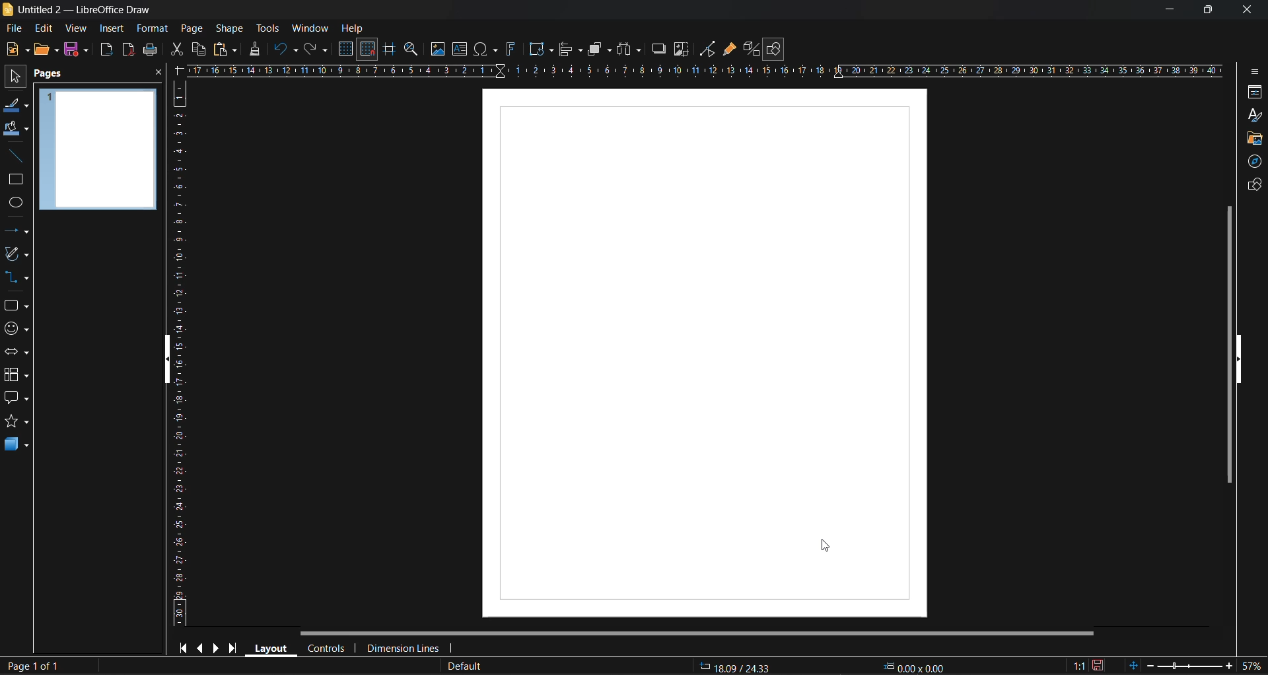 This screenshot has height=675, width=1268. What do you see at coordinates (460, 50) in the screenshot?
I see `textbox` at bounding box center [460, 50].